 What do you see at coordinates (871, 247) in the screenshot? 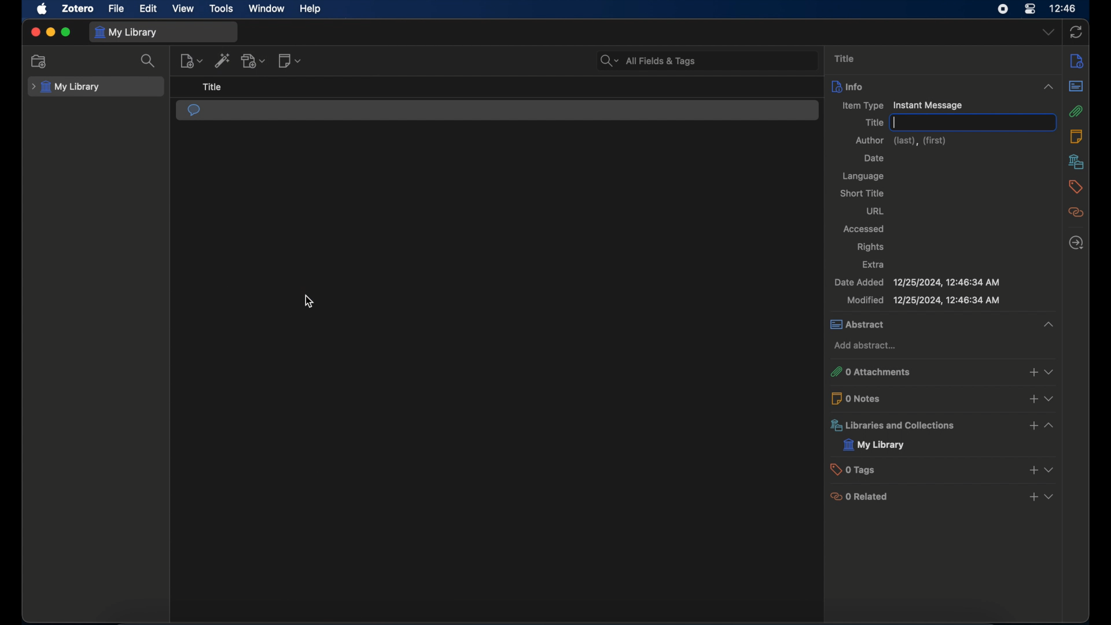
I see `rights` at bounding box center [871, 247].